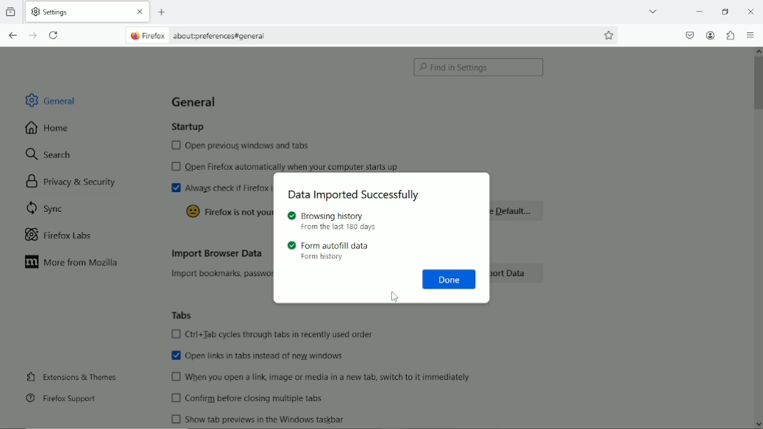 Image resolution: width=763 pixels, height=429 pixels. Describe the element at coordinates (146, 36) in the screenshot. I see `firefox` at that location.